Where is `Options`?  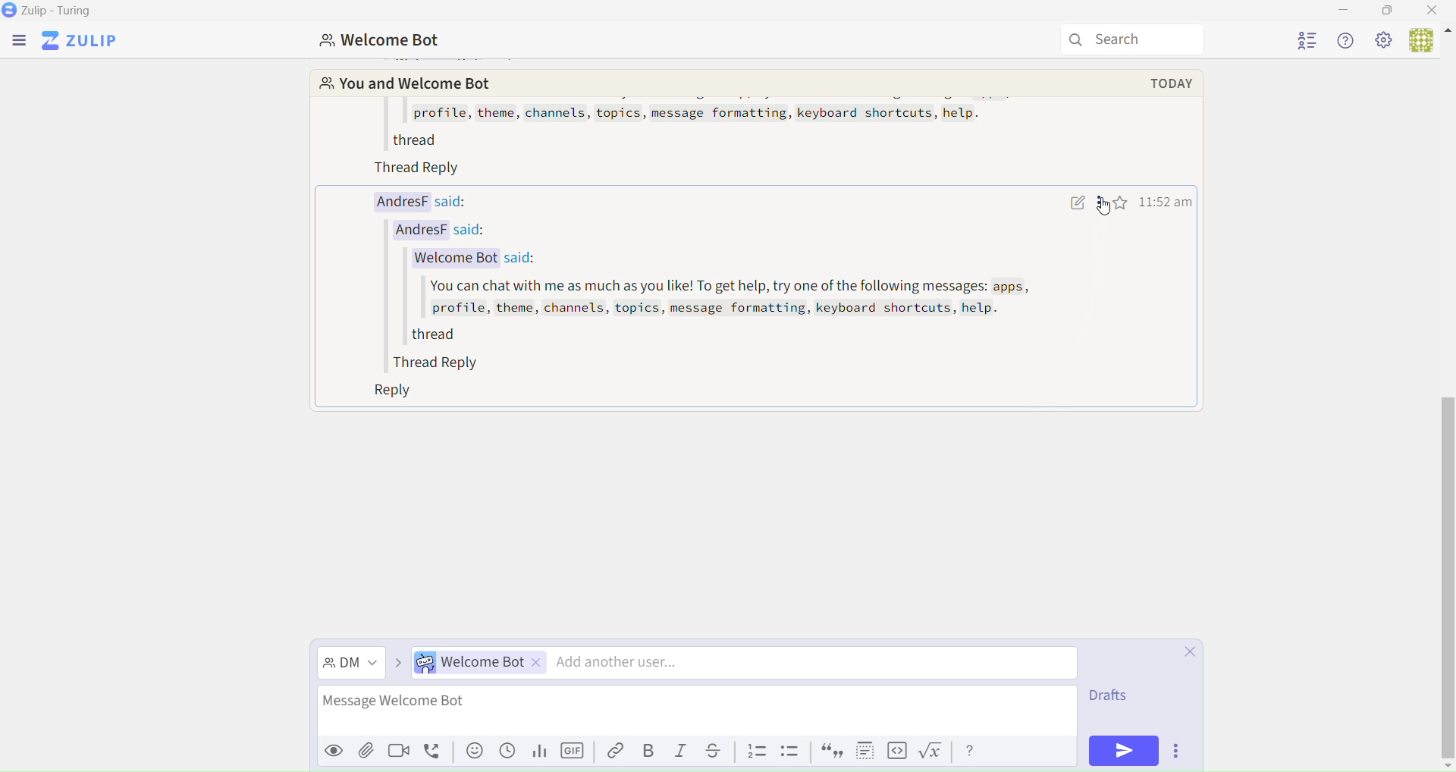
Options is located at coordinates (1175, 750).